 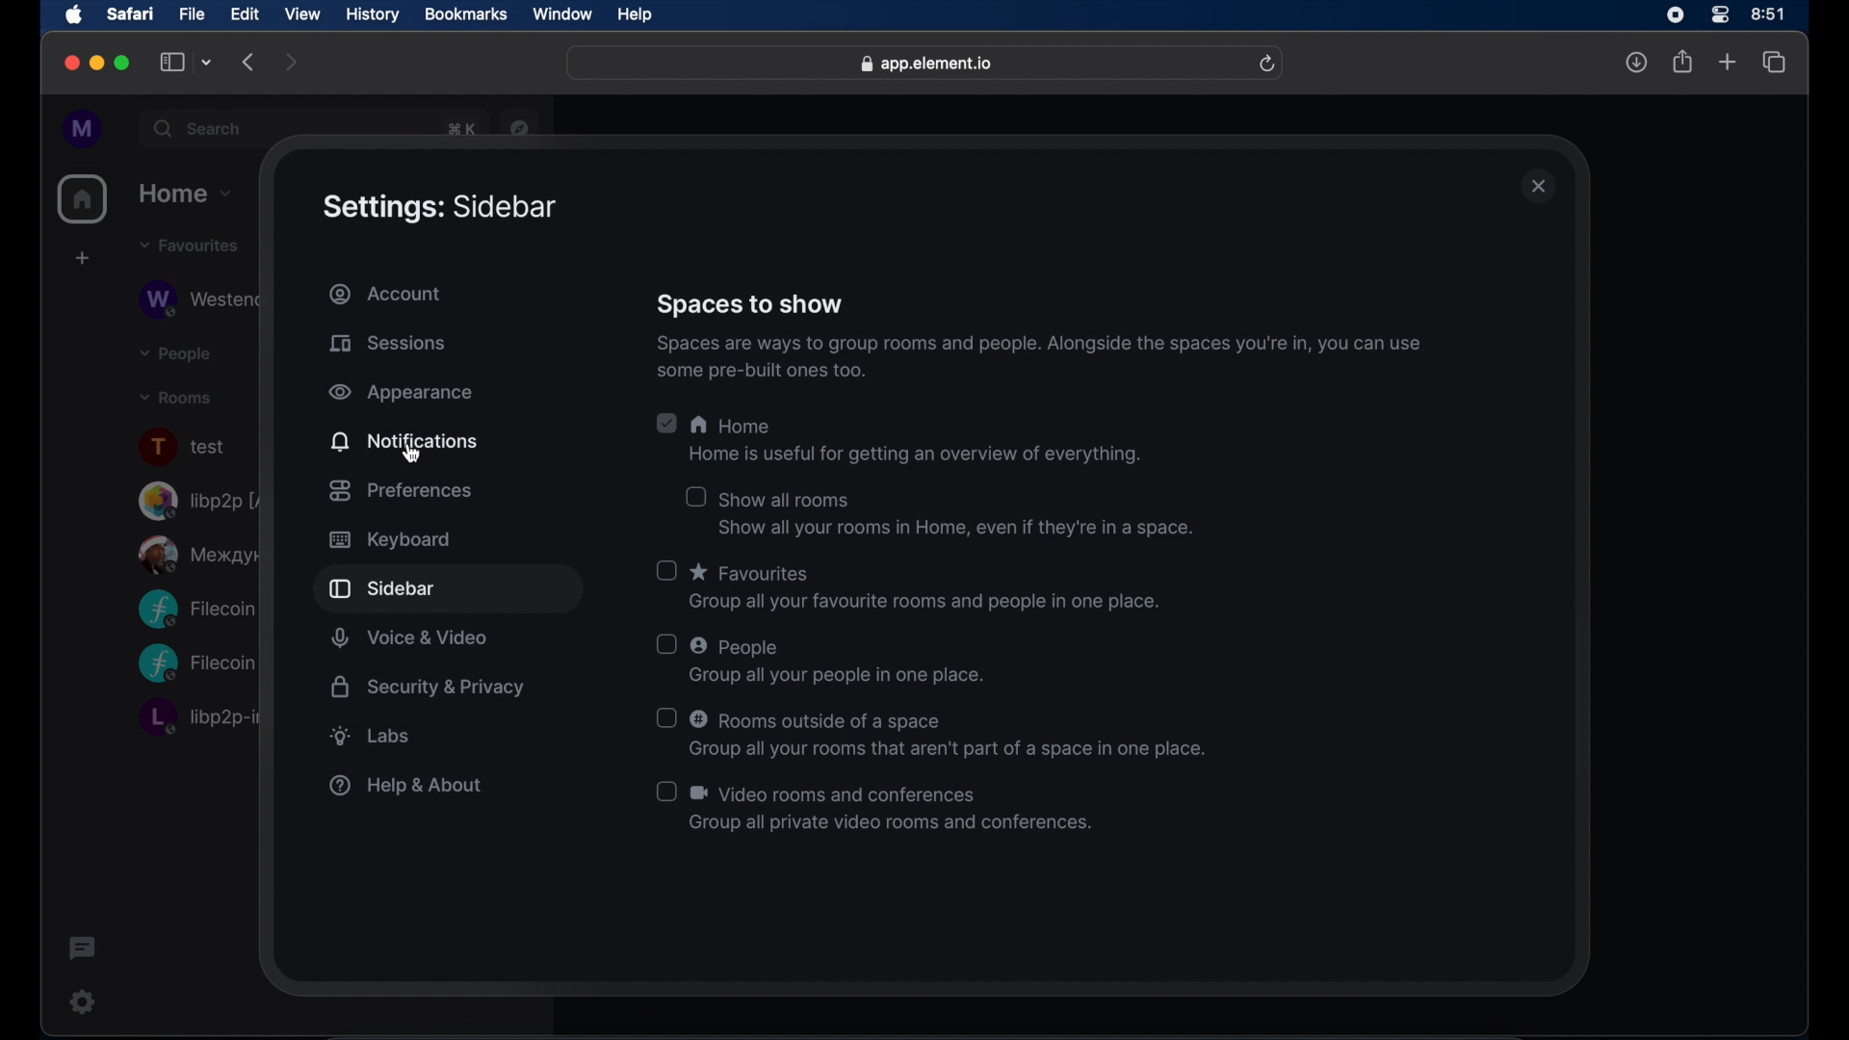 I want to click on new tab, so click(x=1730, y=62).